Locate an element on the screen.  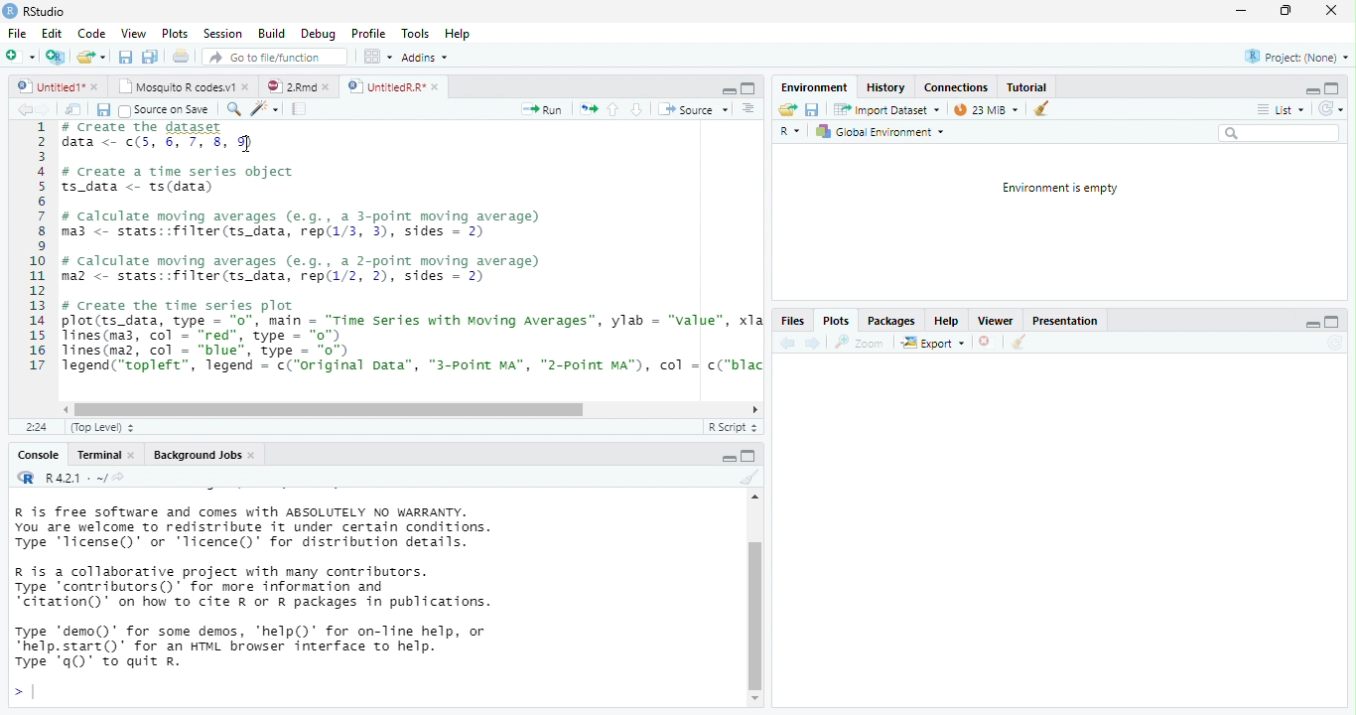
minimize is located at coordinates (1313, 327).